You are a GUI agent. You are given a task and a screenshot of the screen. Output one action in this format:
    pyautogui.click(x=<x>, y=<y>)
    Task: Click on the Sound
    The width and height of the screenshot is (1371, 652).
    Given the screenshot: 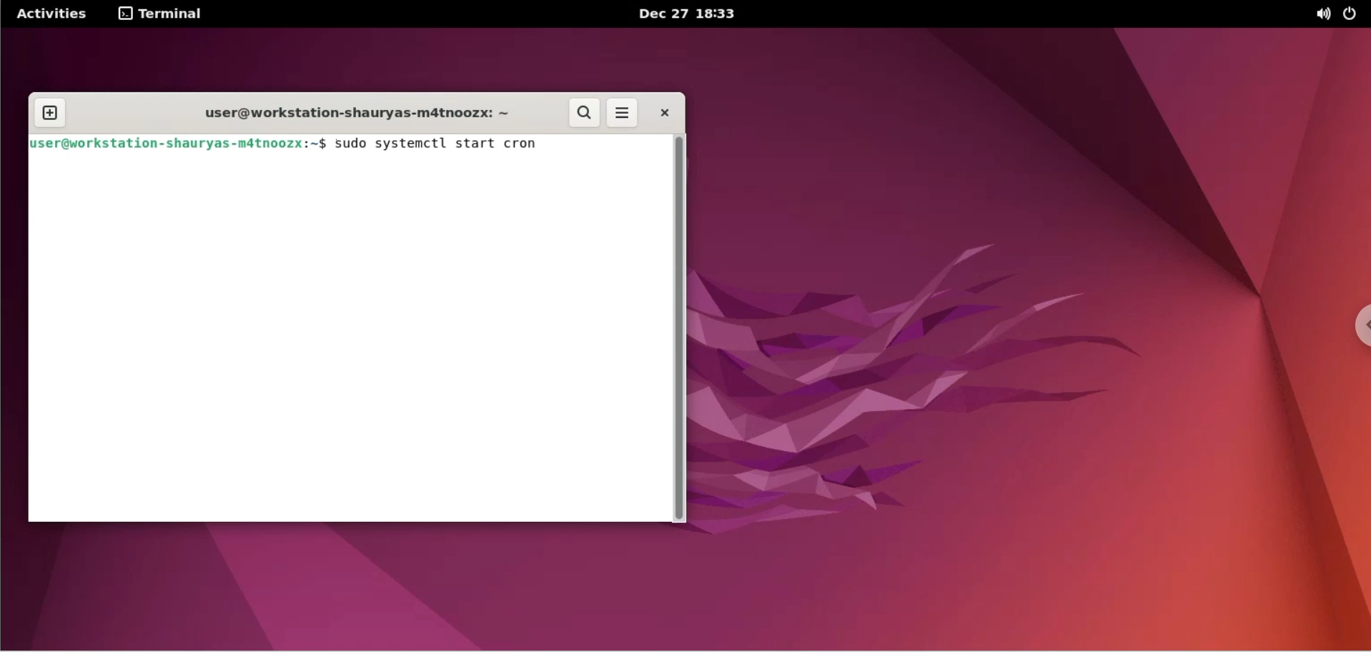 What is the action you would take?
    pyautogui.click(x=1324, y=15)
    